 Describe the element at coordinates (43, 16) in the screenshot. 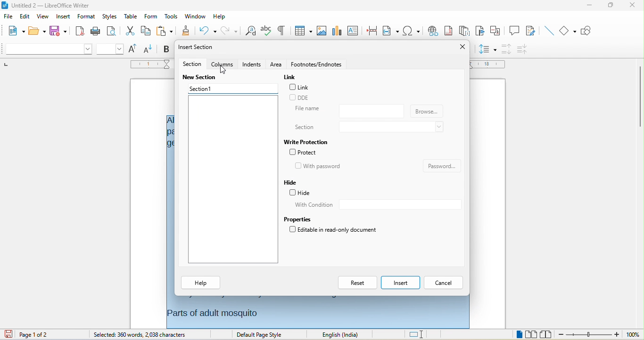

I see `view` at that location.